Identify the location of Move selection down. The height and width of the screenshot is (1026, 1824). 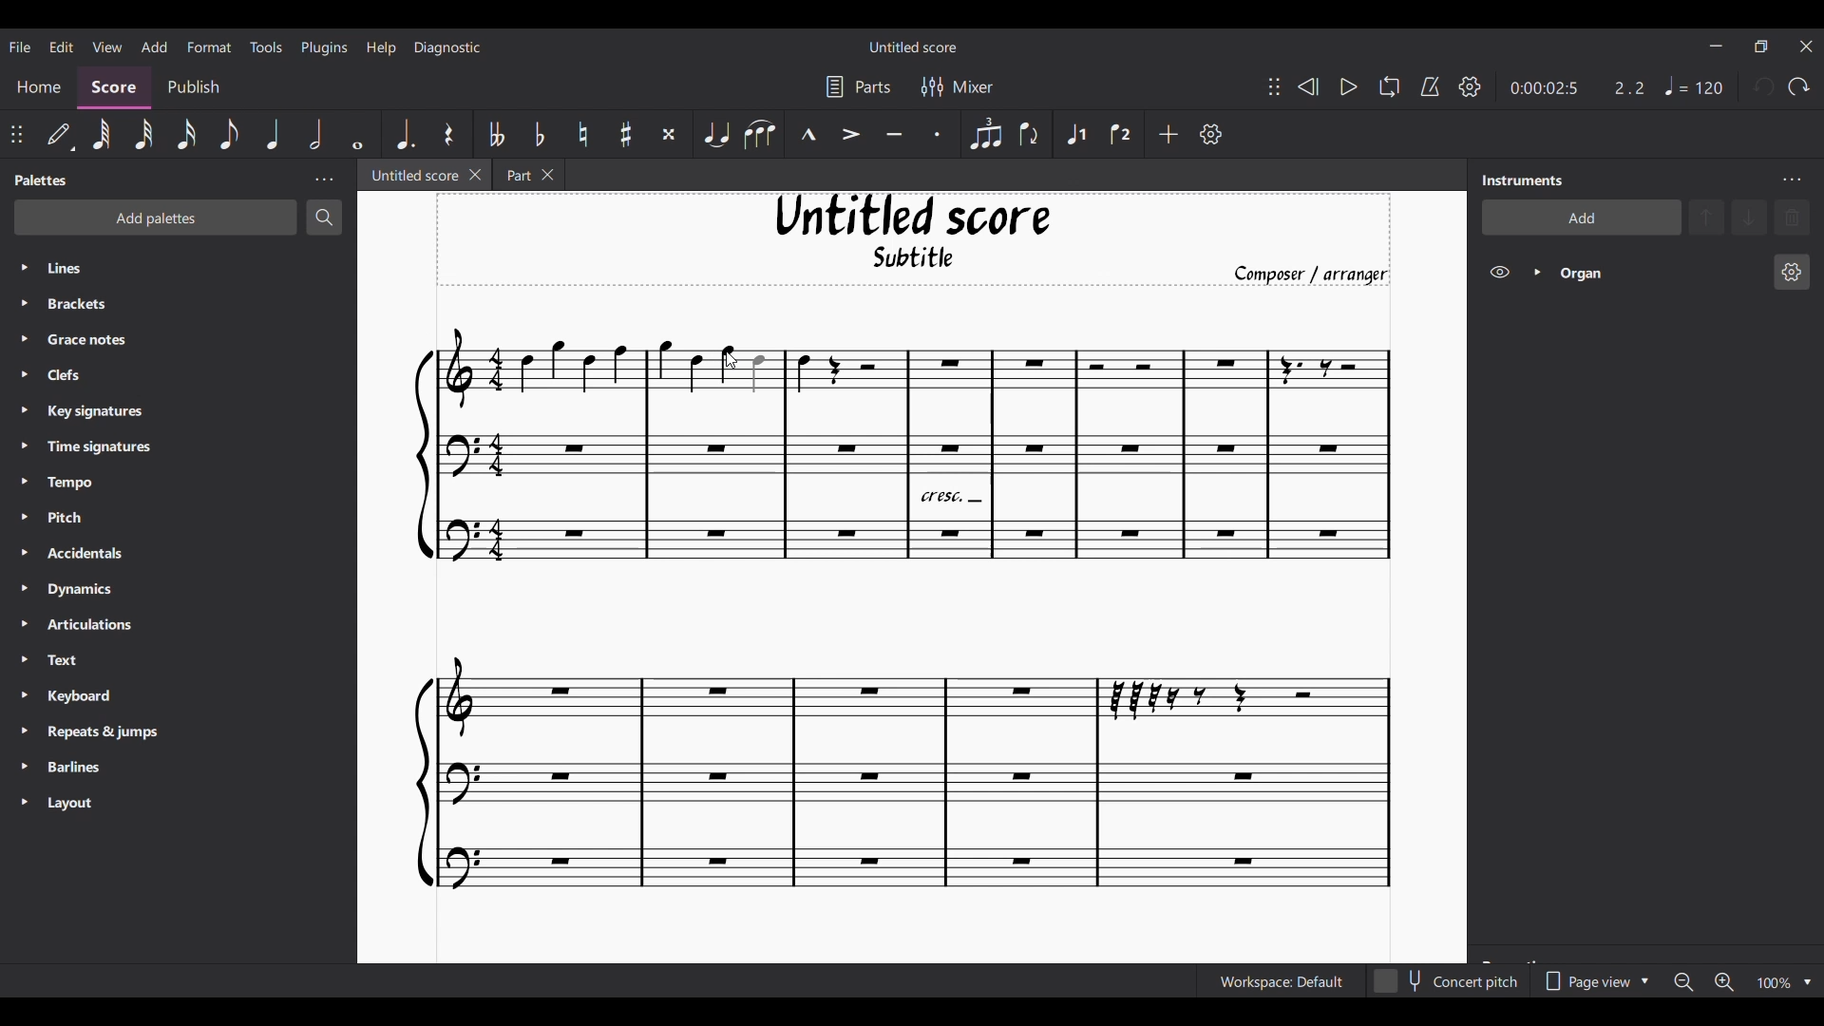
(1749, 217).